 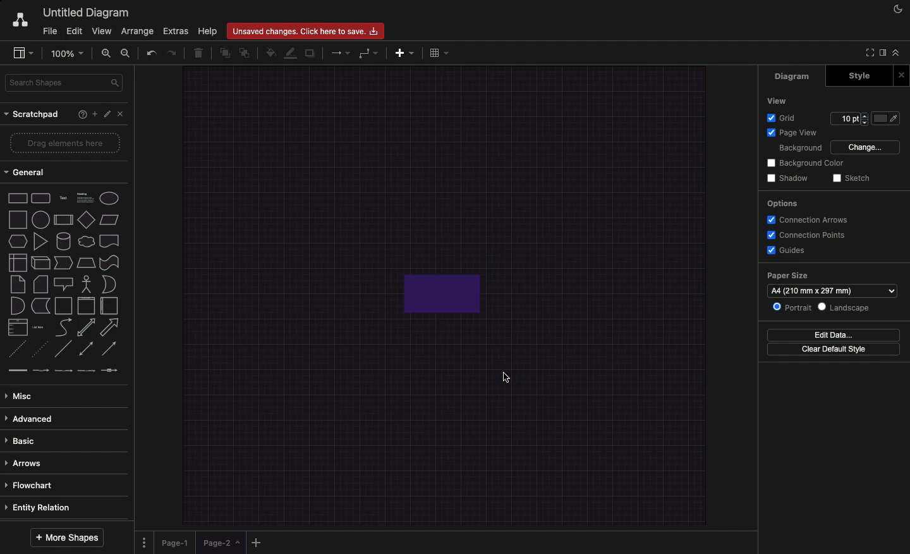 What do you see at coordinates (123, 114) in the screenshot?
I see `Close` at bounding box center [123, 114].